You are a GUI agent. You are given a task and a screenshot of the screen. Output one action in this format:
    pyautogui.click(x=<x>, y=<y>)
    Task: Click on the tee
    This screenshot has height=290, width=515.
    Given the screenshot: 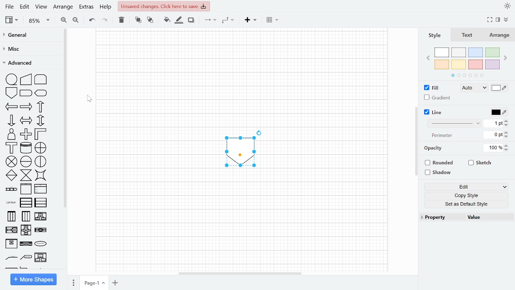 What is the action you would take?
    pyautogui.click(x=12, y=148)
    